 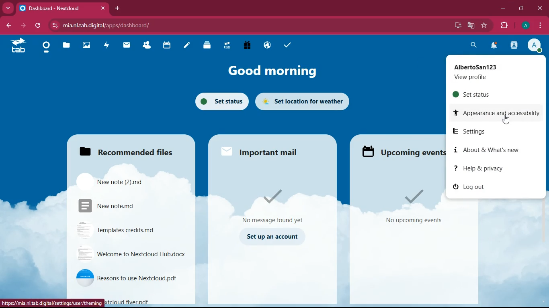 What do you see at coordinates (515, 46) in the screenshot?
I see `activity` at bounding box center [515, 46].